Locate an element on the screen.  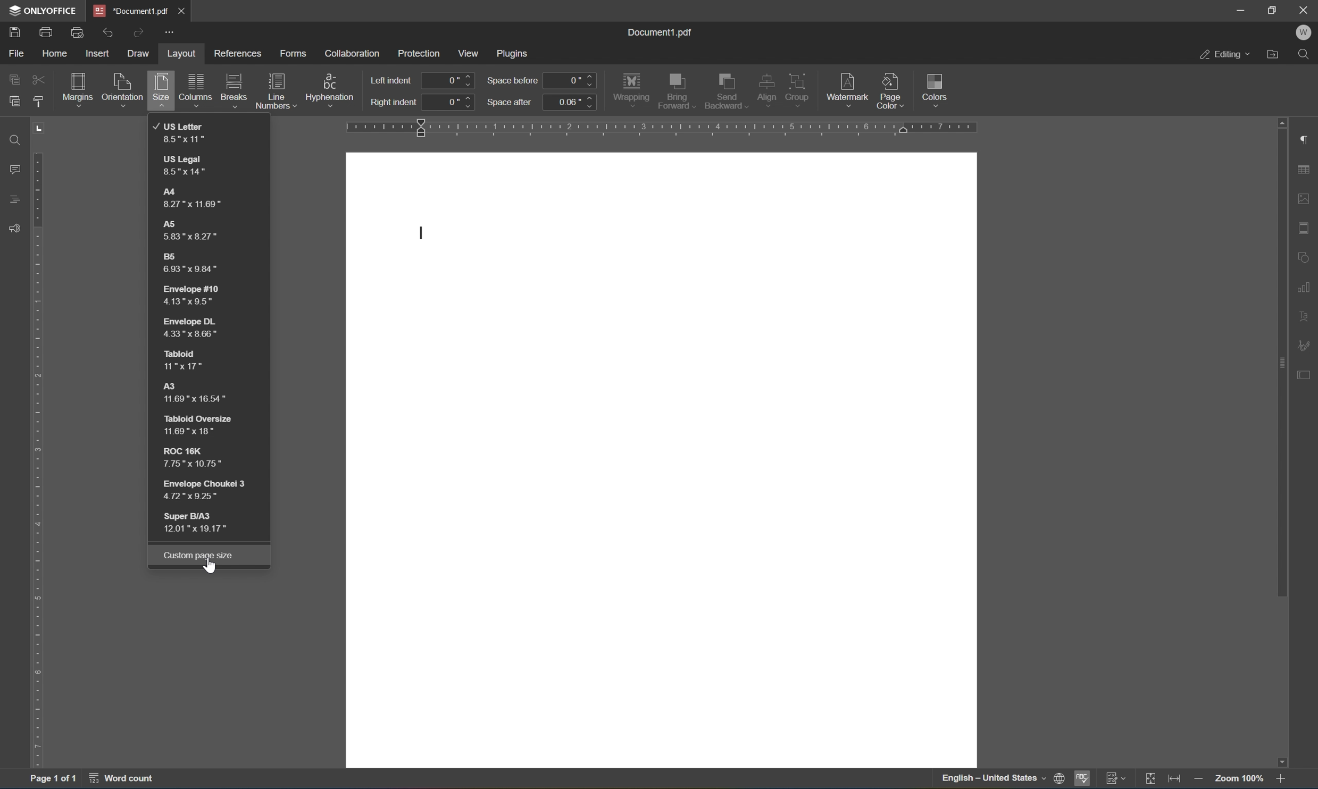
text art settings is located at coordinates (1306, 314).